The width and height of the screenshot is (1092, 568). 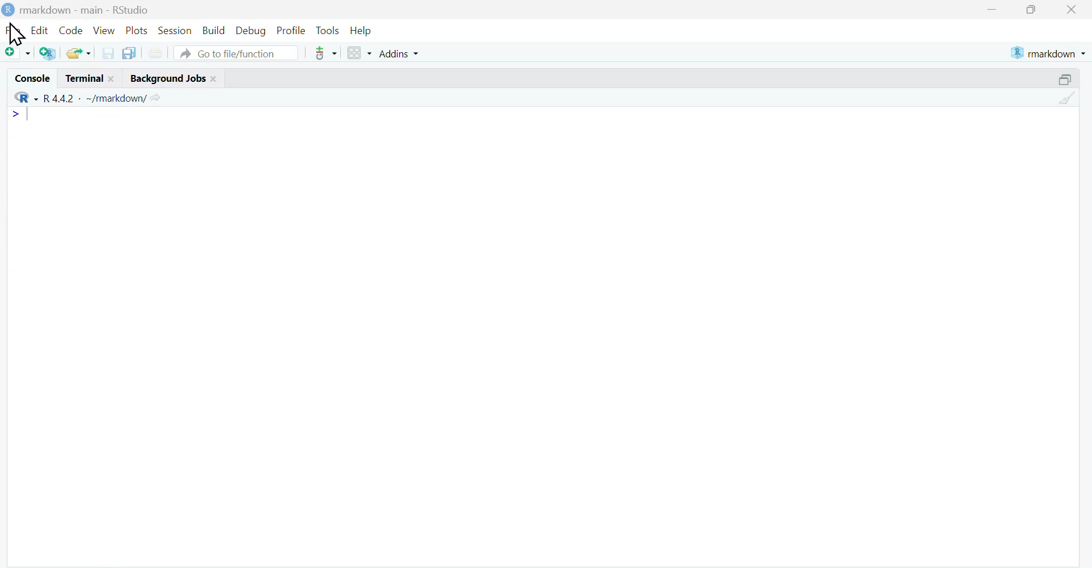 What do you see at coordinates (93, 98) in the screenshot?
I see `R language version - R 4.4.1` at bounding box center [93, 98].